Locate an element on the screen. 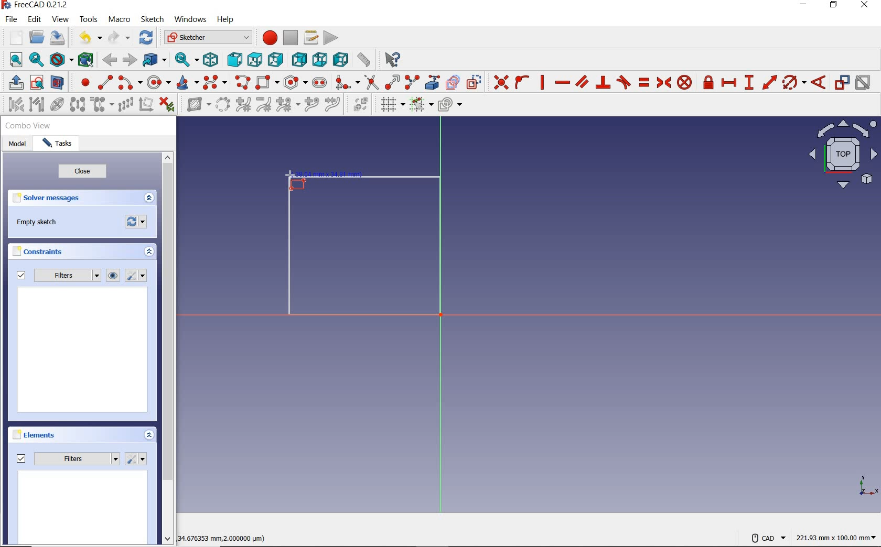 The image size is (881, 547). decrease b-spline degree is located at coordinates (265, 105).